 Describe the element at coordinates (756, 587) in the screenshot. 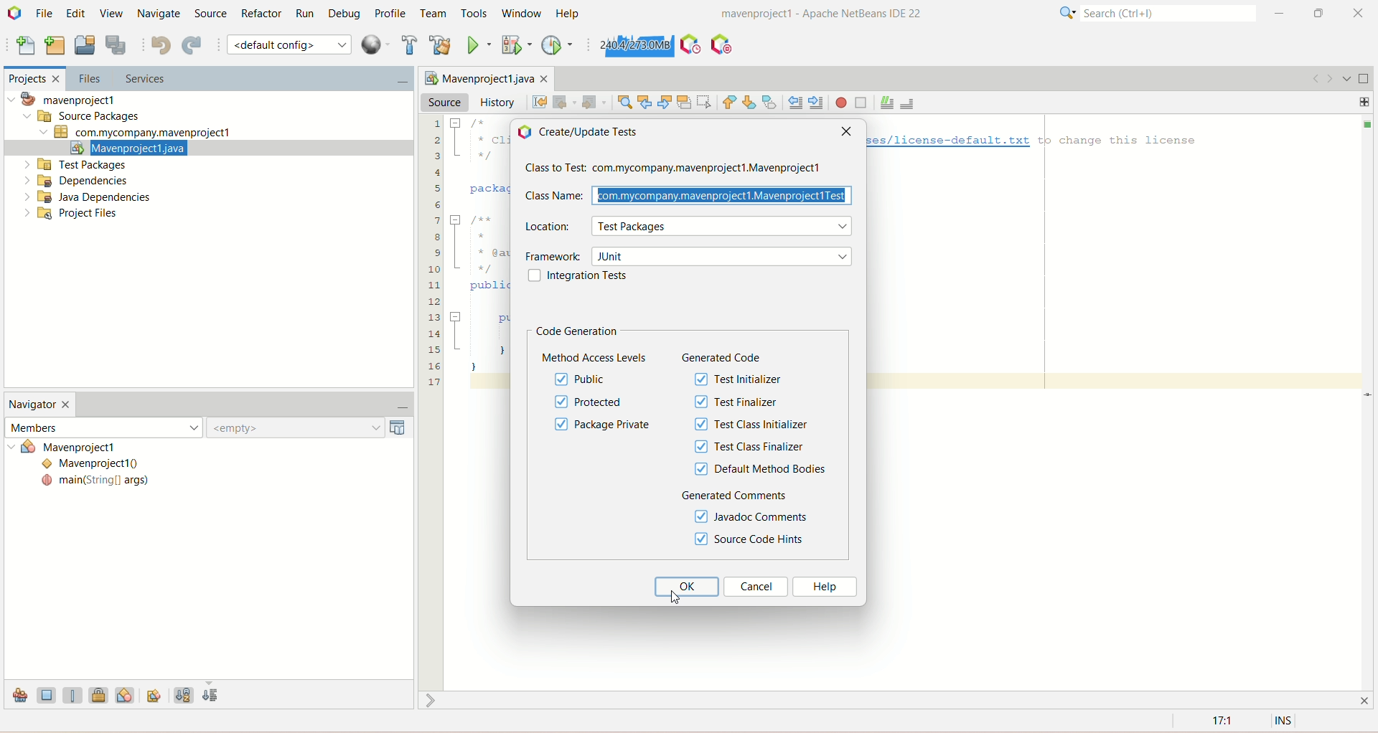

I see `cancel` at that location.